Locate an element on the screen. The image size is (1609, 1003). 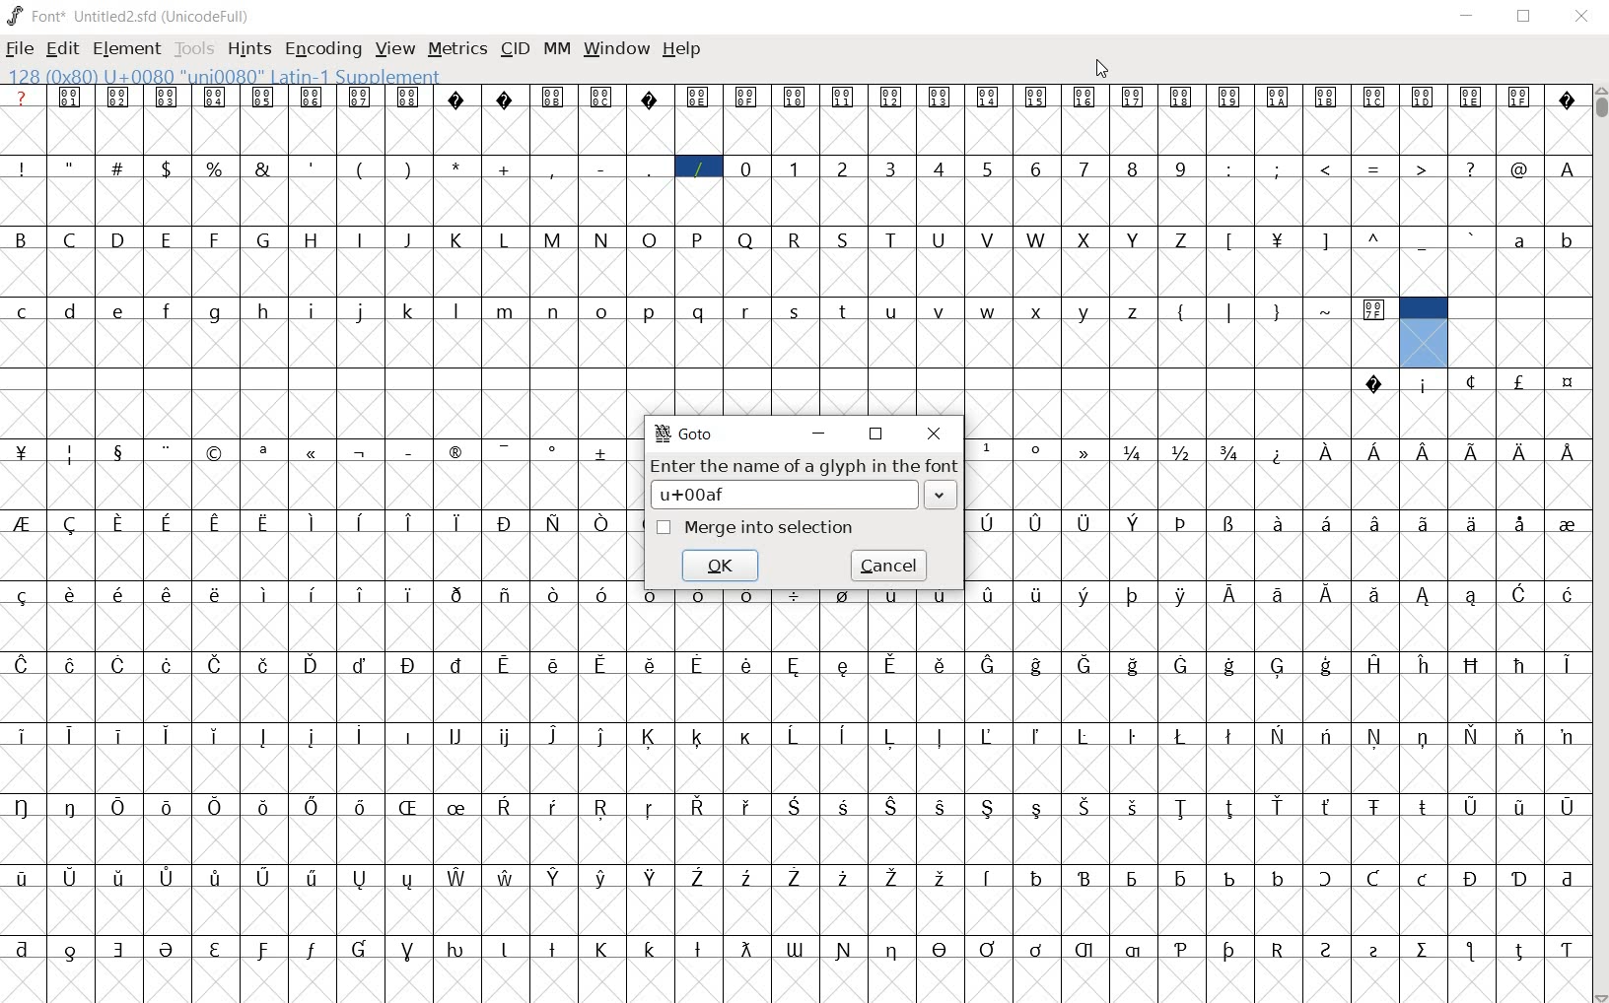
Symbol is located at coordinates (506, 736).